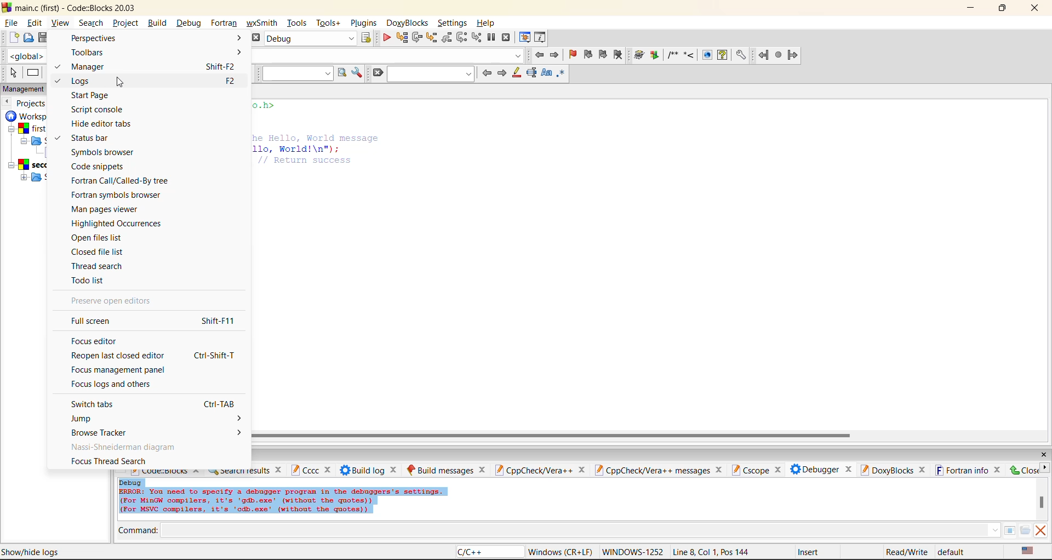  What do you see at coordinates (451, 22) in the screenshot?
I see `settings` at bounding box center [451, 22].